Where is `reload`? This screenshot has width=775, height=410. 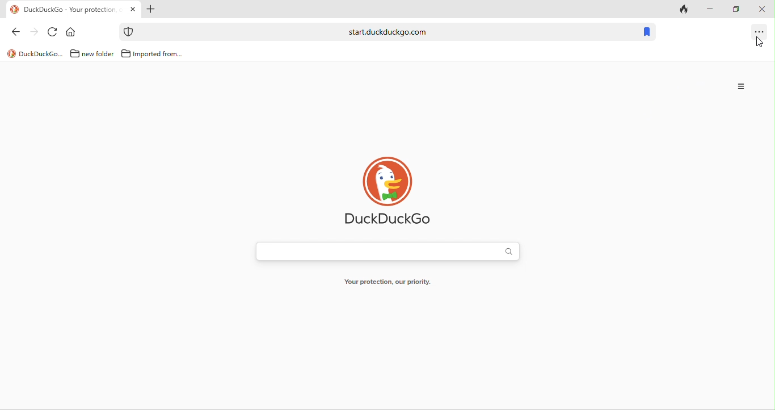
reload is located at coordinates (53, 33).